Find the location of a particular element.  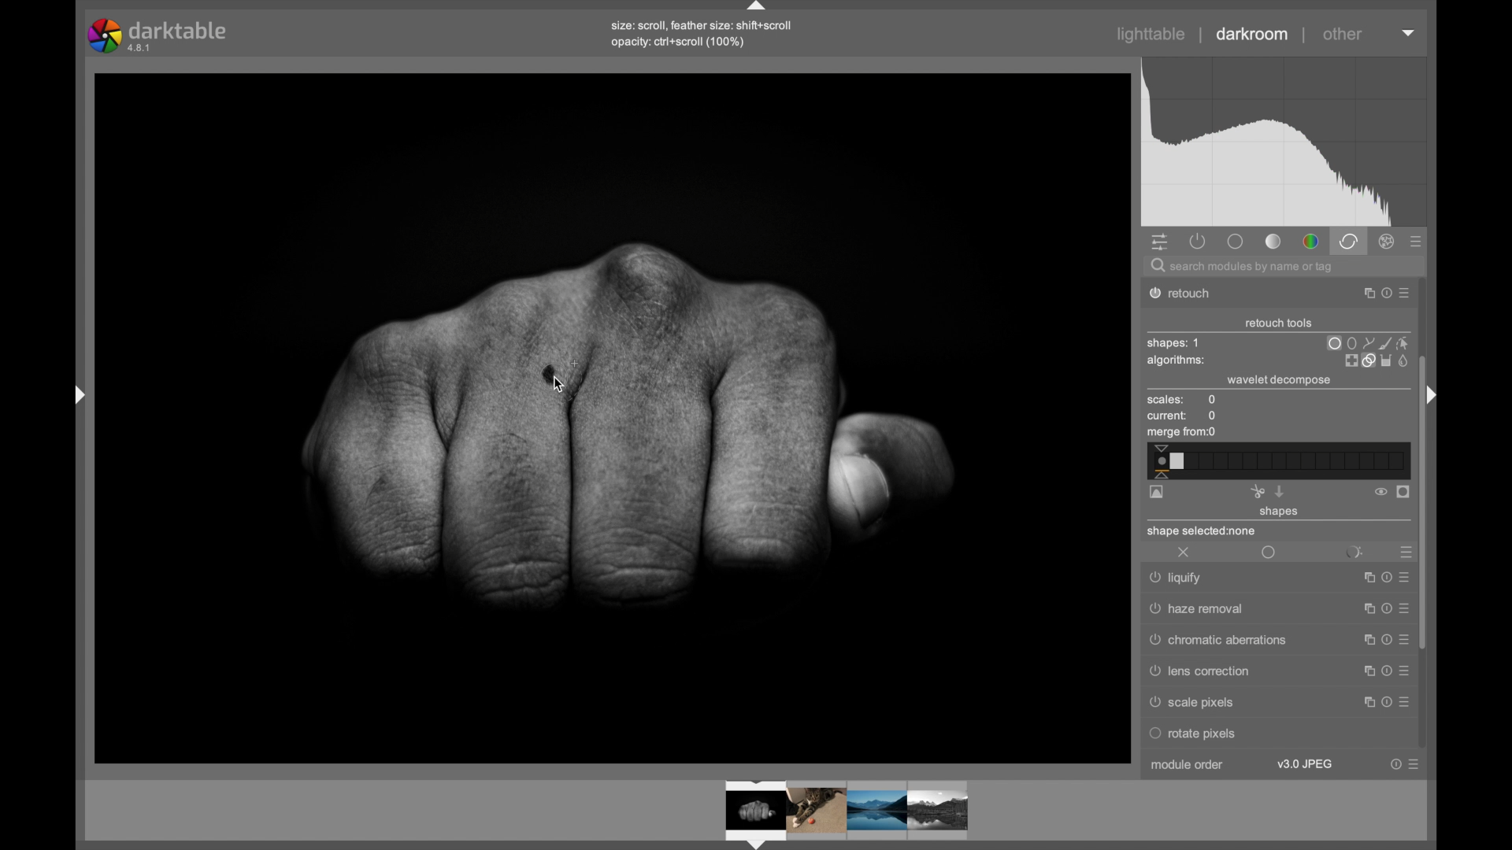

merge from: 0 is located at coordinates (1182, 434).